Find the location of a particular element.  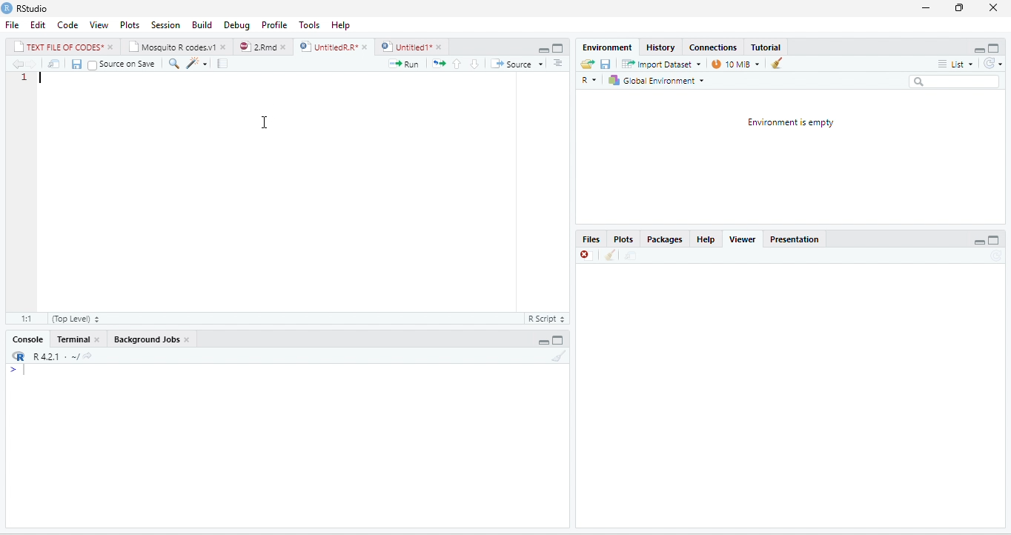

History is located at coordinates (660, 47).